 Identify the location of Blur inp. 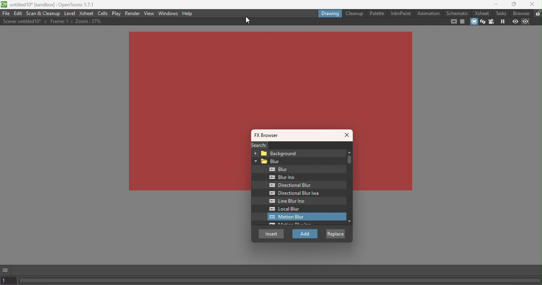
(283, 177).